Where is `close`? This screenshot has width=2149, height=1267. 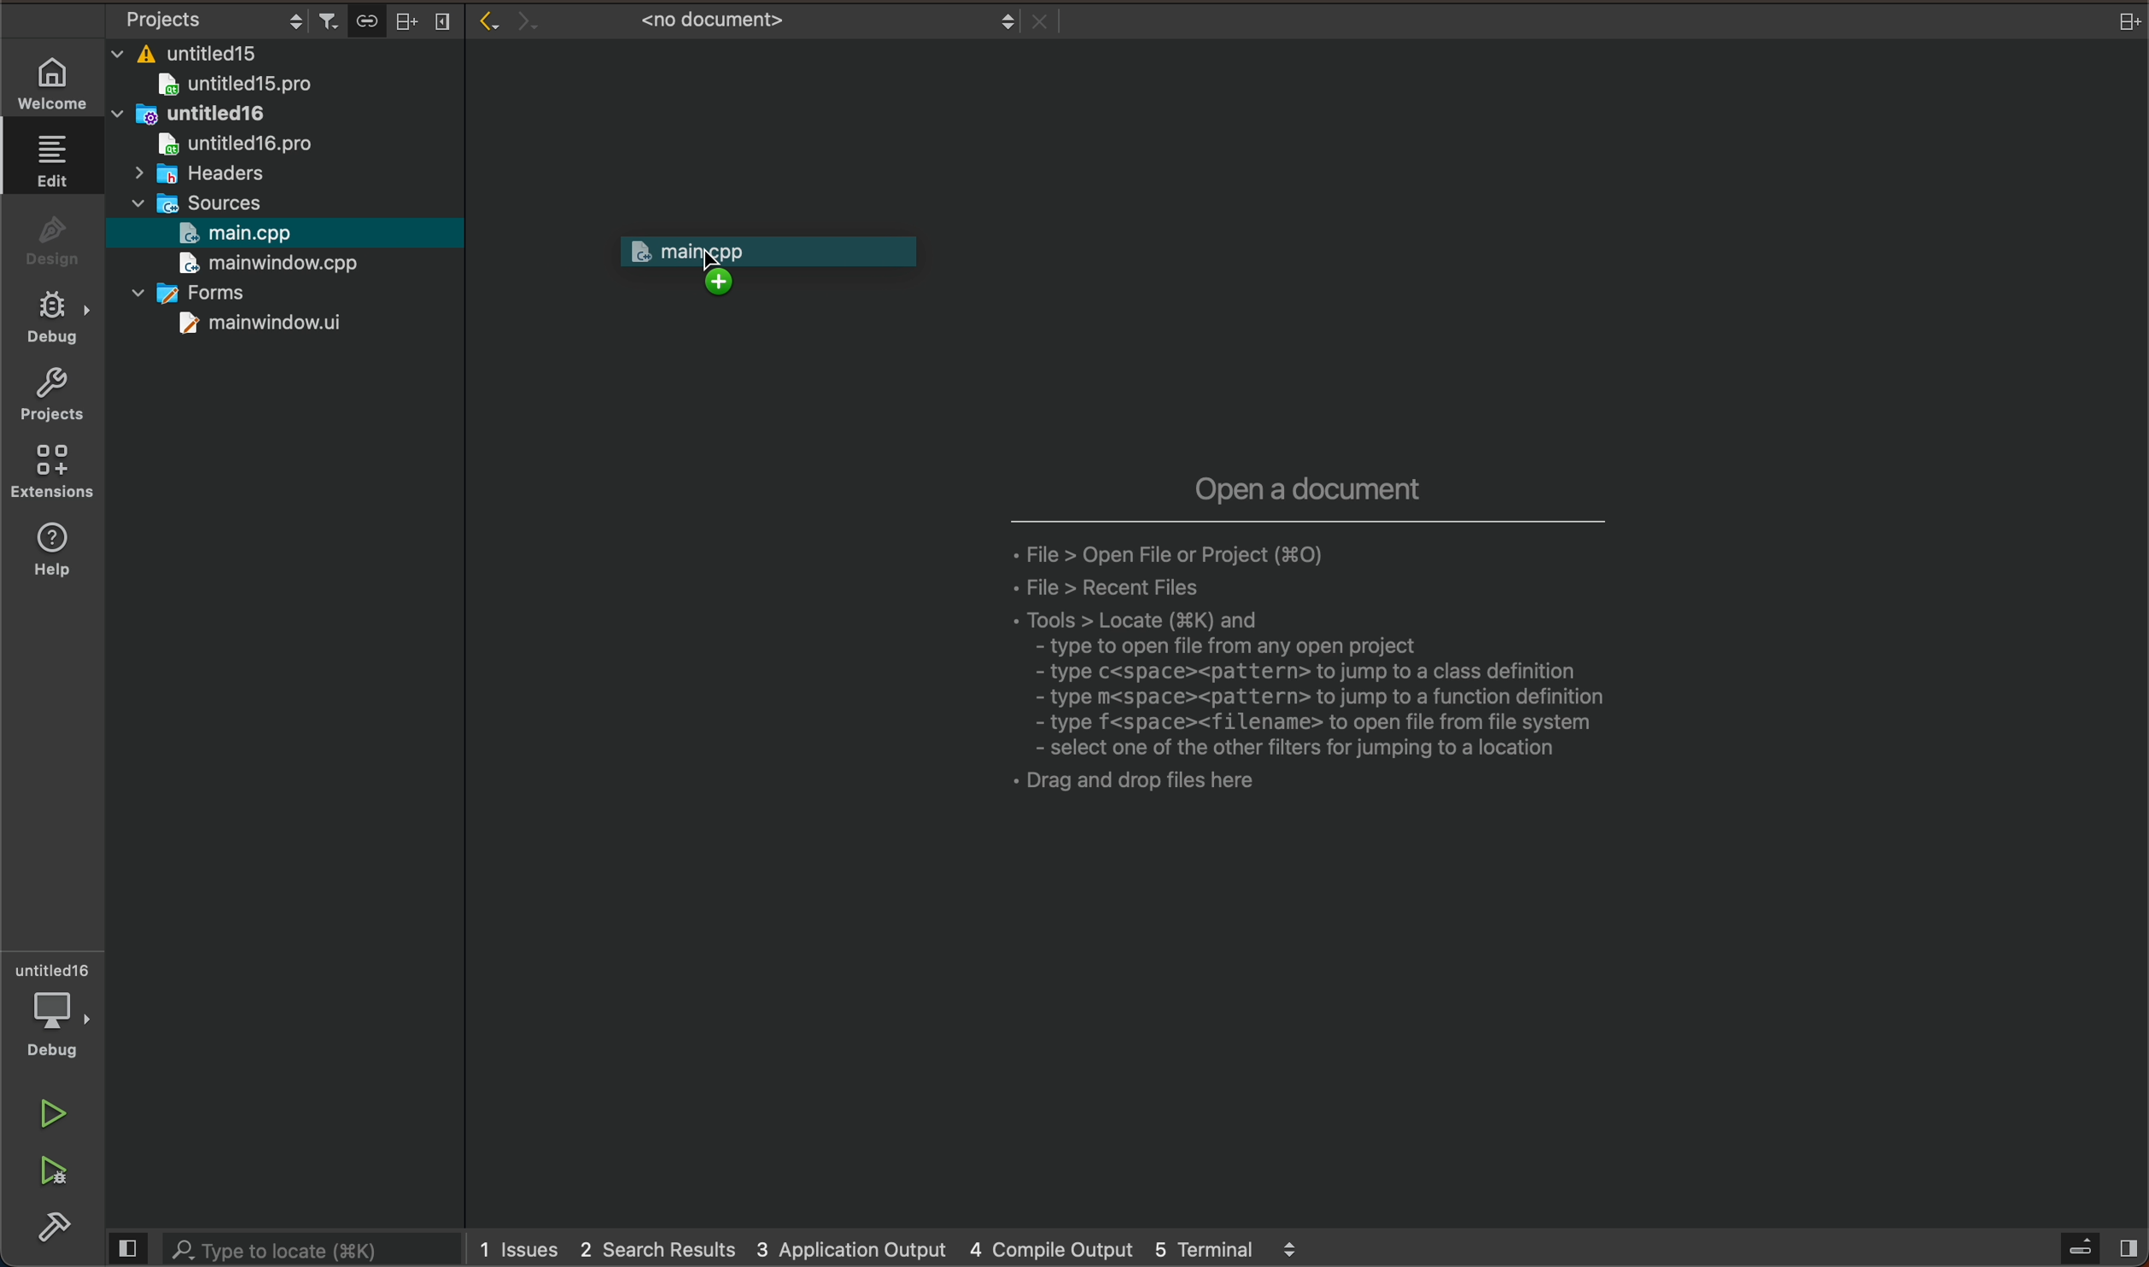
close is located at coordinates (446, 22).